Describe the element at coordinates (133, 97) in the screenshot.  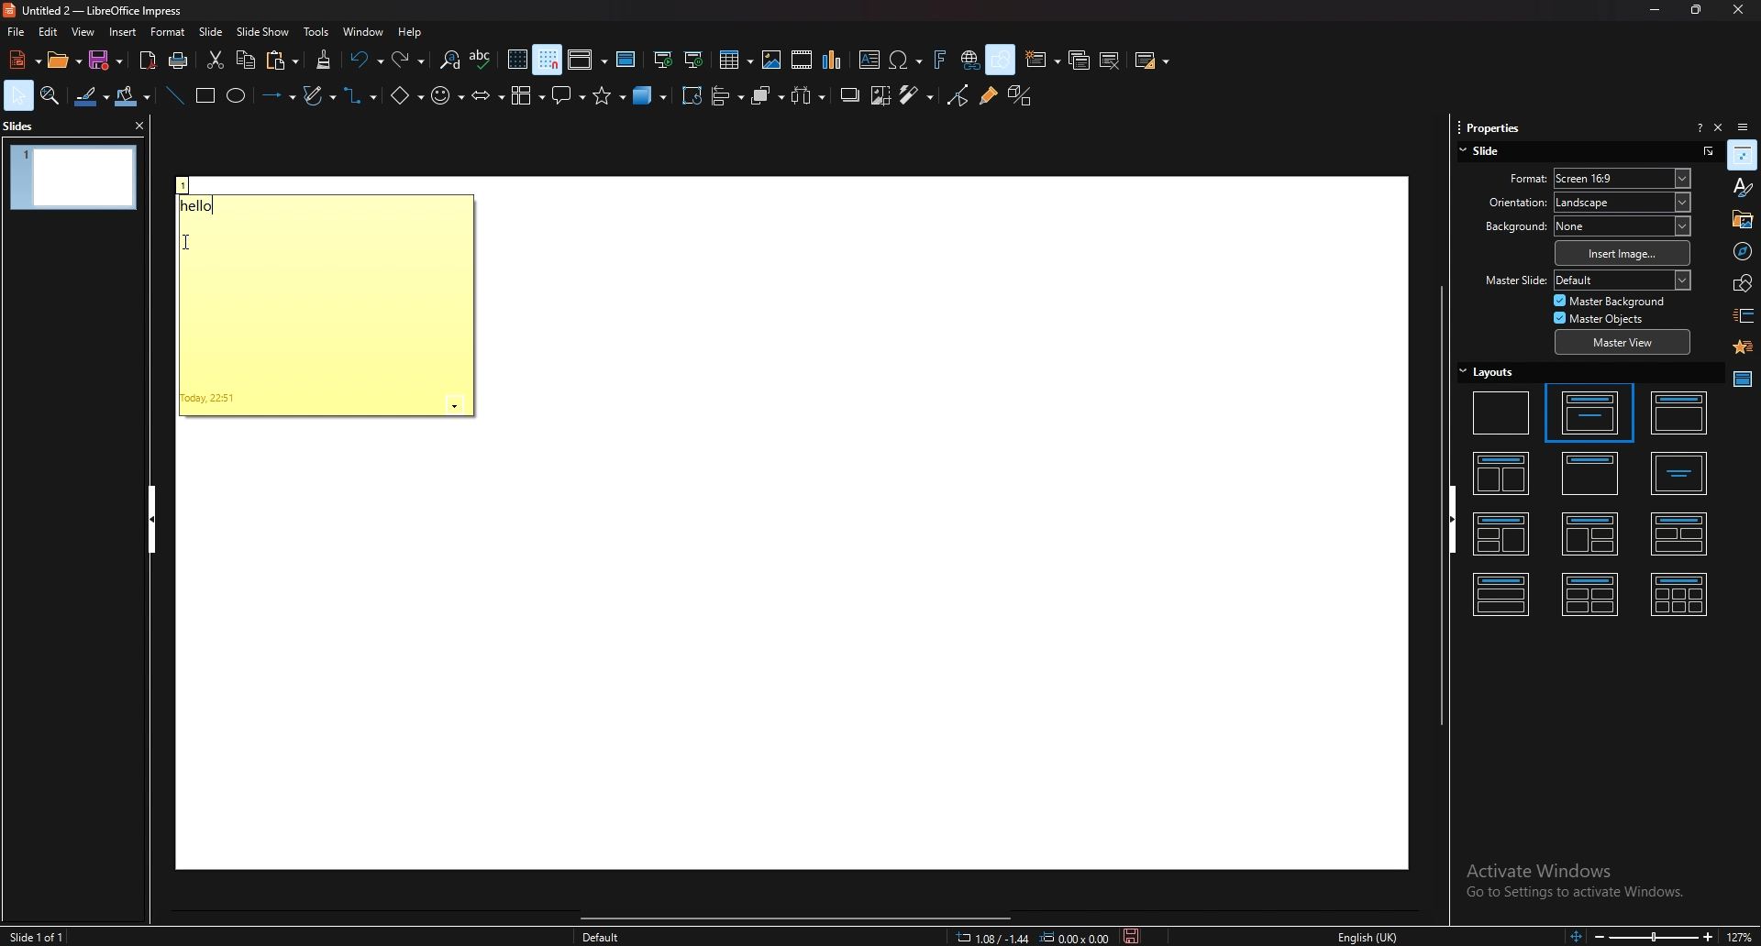
I see `fill color` at that location.